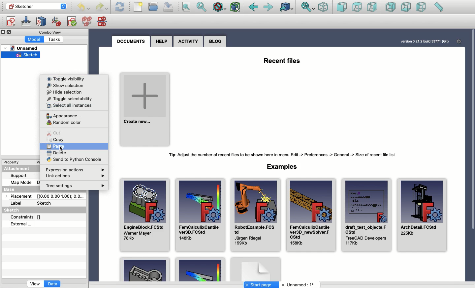 Image resolution: width=475 pixels, height=288 pixels. Describe the element at coordinates (65, 9) in the screenshot. I see `Down arrow` at that location.